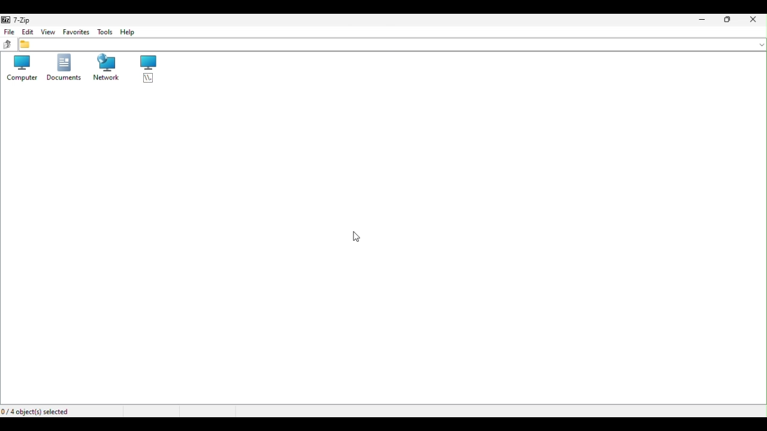 The image size is (767, 431). What do you see at coordinates (104, 32) in the screenshot?
I see `tools` at bounding box center [104, 32].